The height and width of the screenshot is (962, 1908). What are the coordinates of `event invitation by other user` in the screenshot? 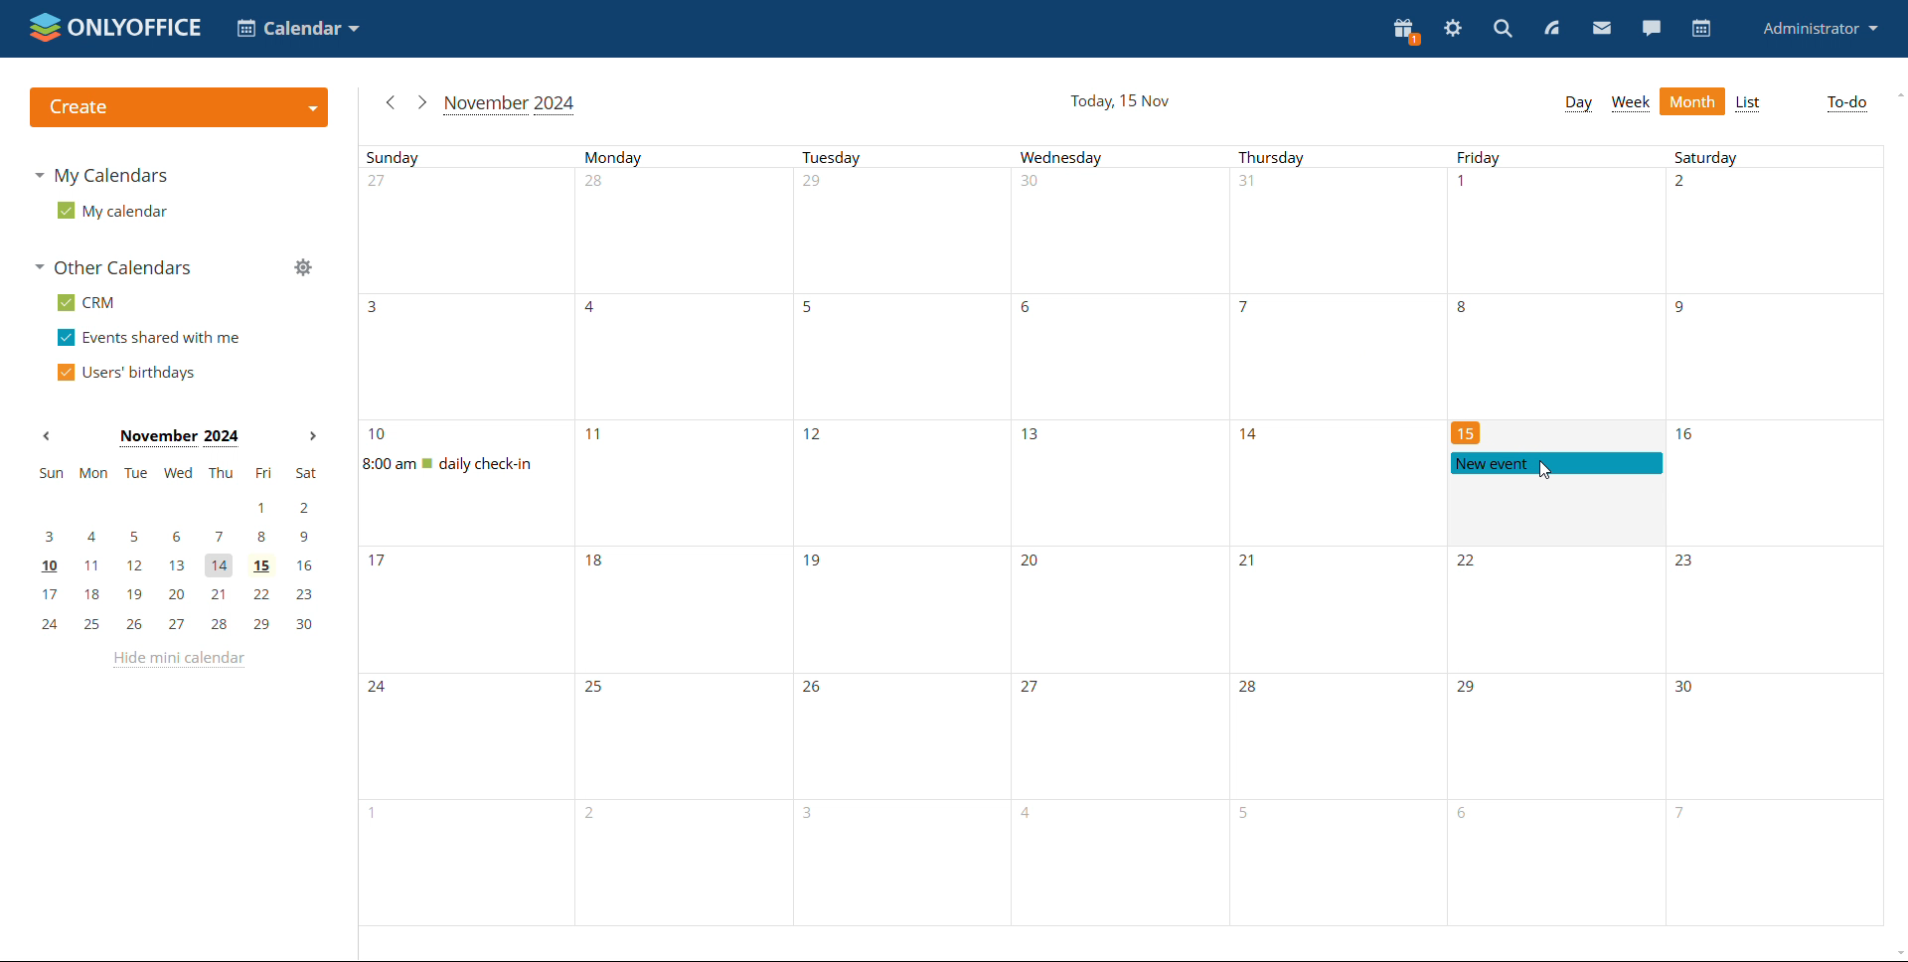 It's located at (1555, 463).